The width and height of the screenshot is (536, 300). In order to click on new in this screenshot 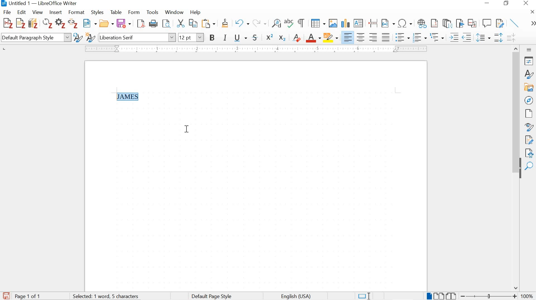, I will do `click(90, 24)`.